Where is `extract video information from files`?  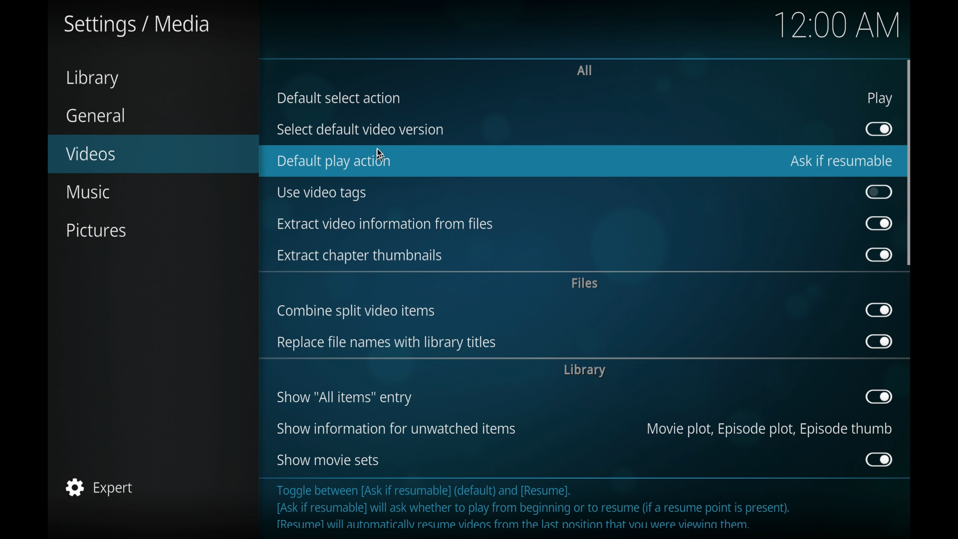 extract video information from files is located at coordinates (387, 224).